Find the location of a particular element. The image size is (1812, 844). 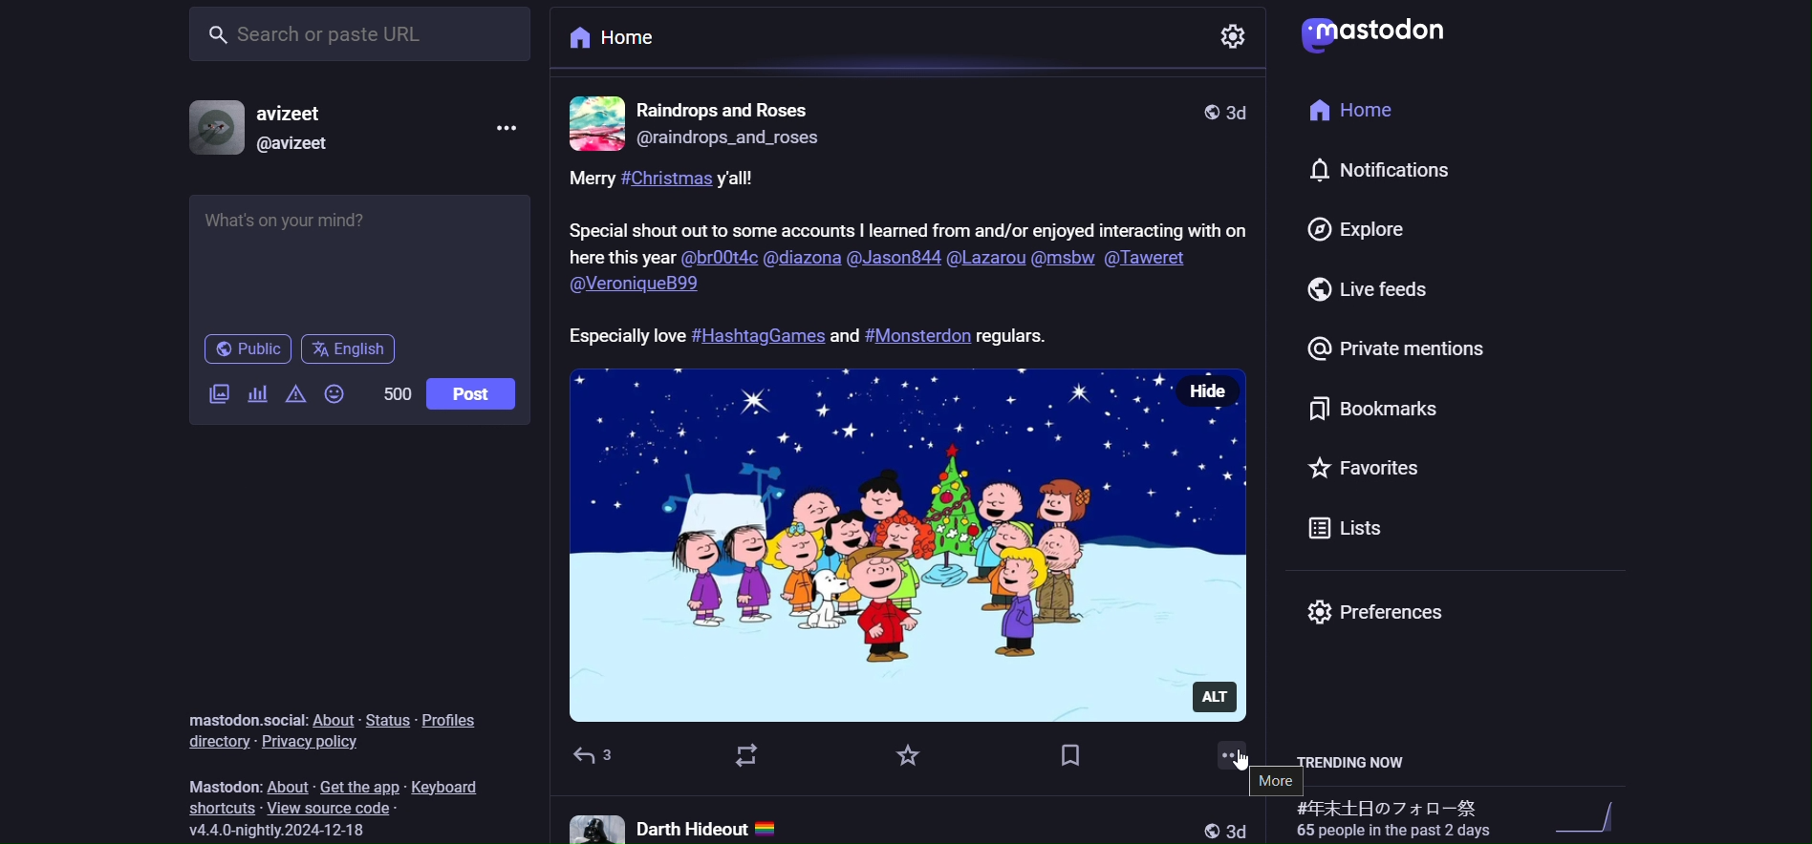

home is located at coordinates (620, 41).